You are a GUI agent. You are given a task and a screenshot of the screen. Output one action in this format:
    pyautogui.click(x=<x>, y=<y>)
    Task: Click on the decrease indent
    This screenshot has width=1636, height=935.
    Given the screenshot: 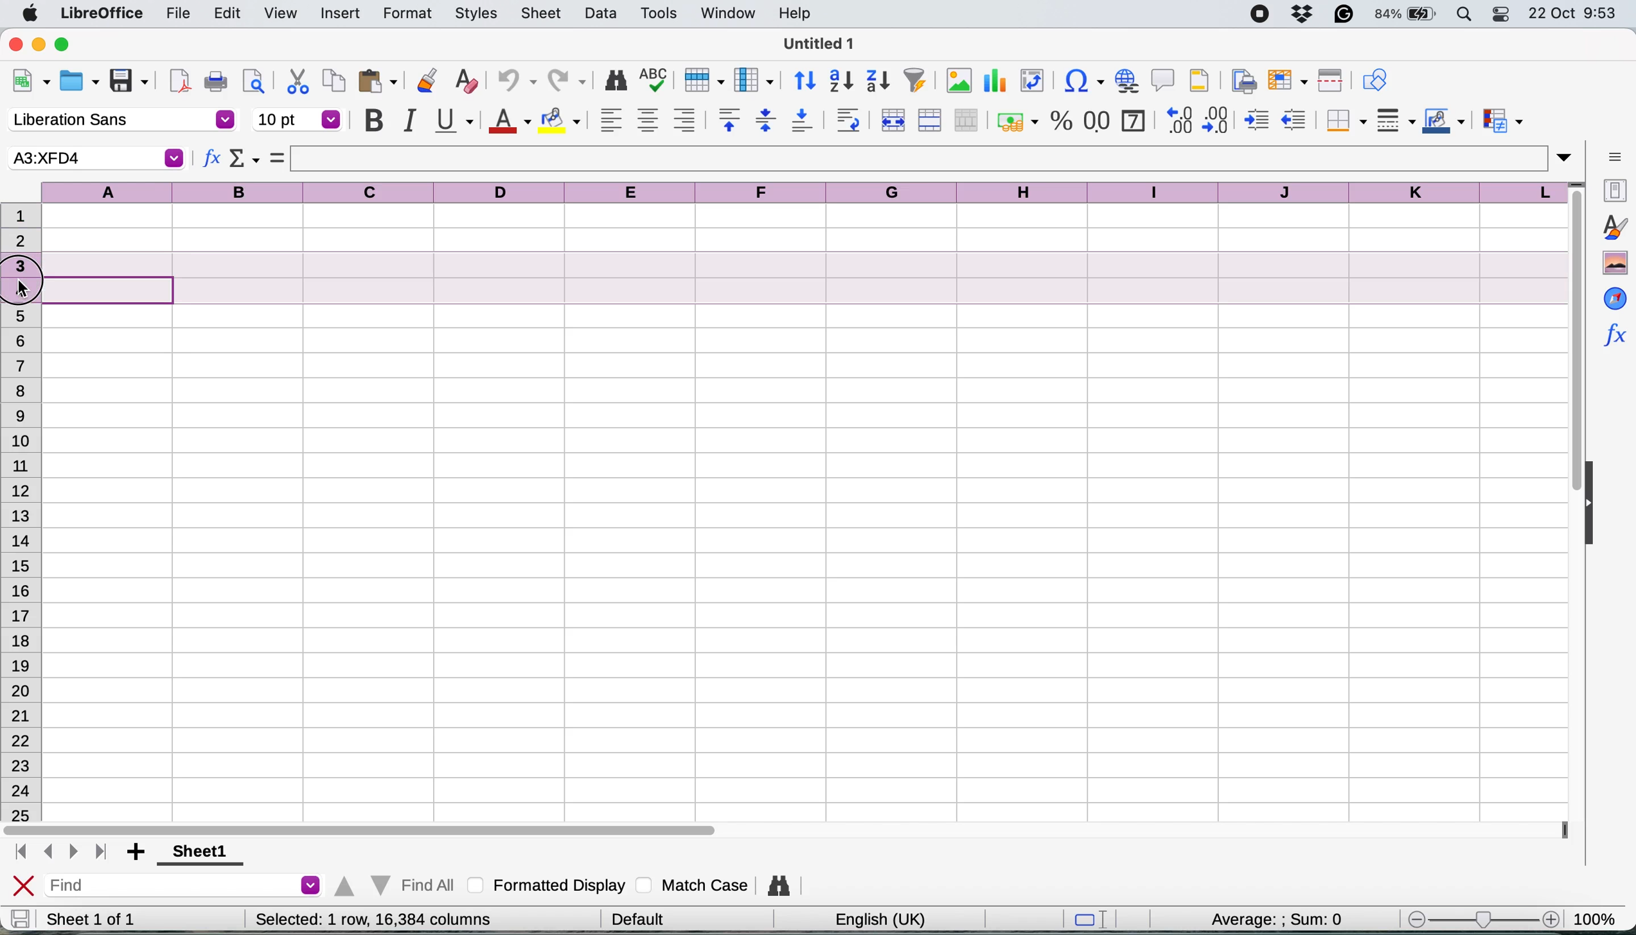 What is the action you would take?
    pyautogui.click(x=1296, y=119)
    